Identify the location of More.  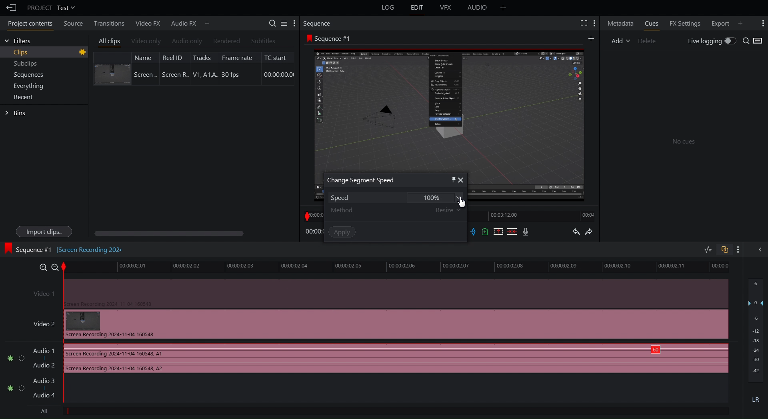
(744, 22).